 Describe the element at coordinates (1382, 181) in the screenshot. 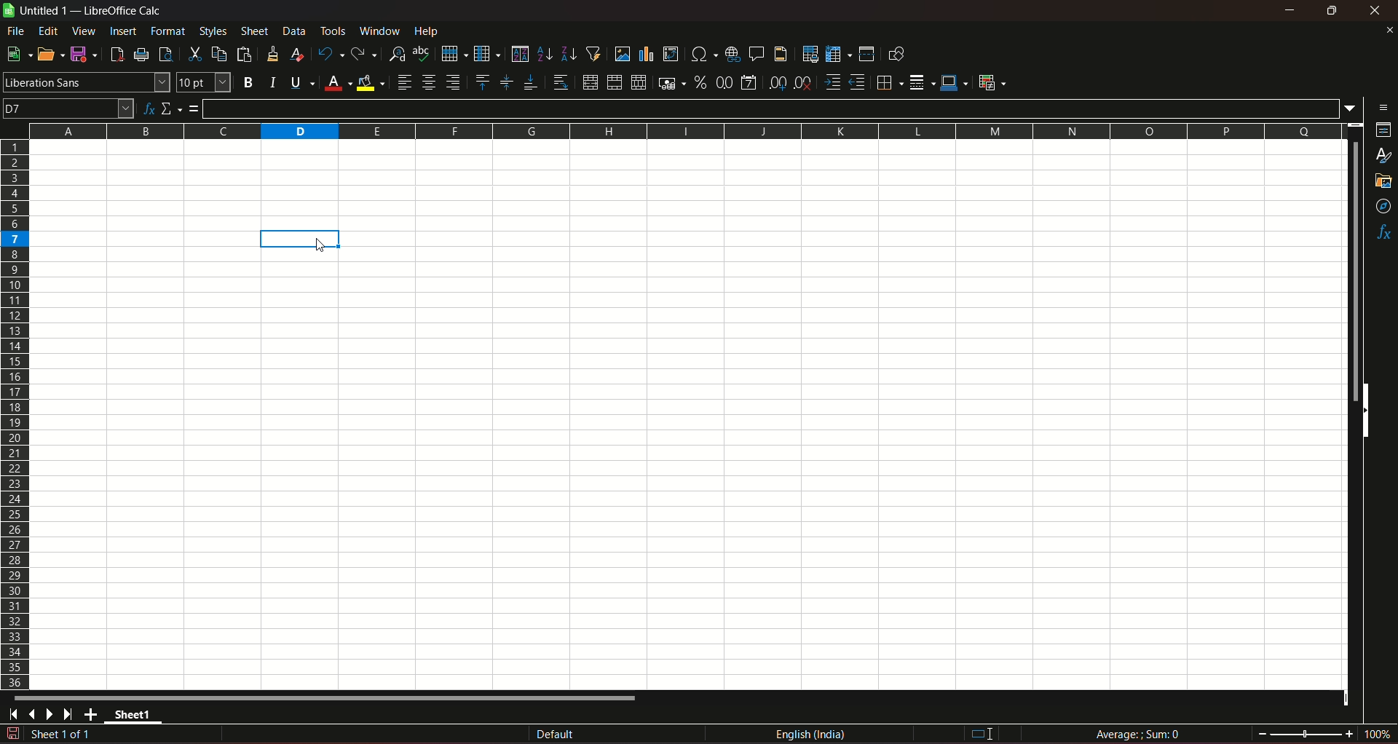

I see `gallery` at that location.